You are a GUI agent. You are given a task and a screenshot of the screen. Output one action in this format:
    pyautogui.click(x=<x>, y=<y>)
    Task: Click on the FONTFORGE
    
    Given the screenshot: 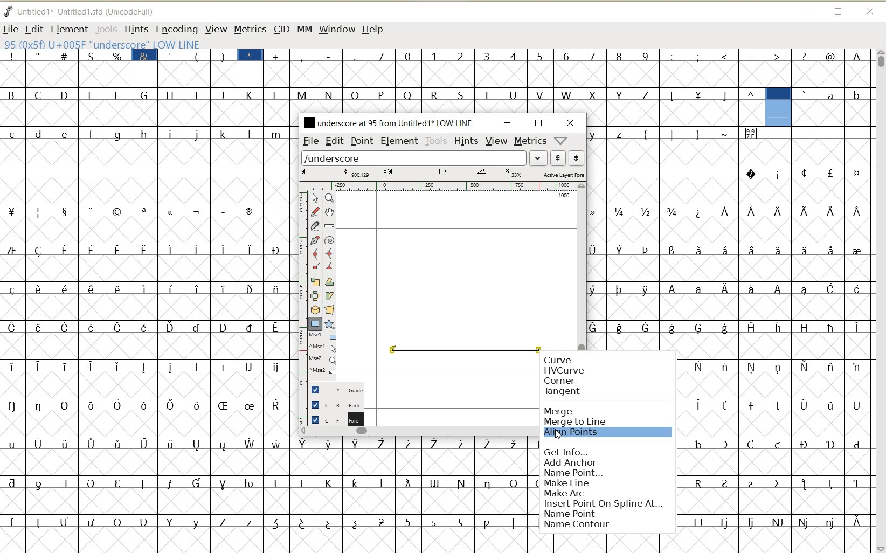 What is the action you would take?
    pyautogui.click(x=8, y=11)
    